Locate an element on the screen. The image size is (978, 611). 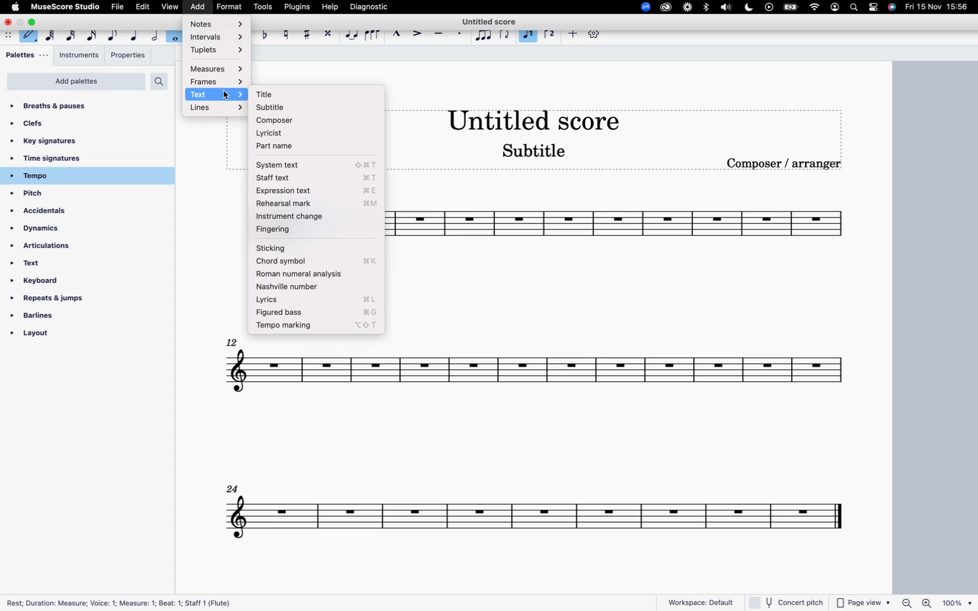
edit is located at coordinates (143, 6).